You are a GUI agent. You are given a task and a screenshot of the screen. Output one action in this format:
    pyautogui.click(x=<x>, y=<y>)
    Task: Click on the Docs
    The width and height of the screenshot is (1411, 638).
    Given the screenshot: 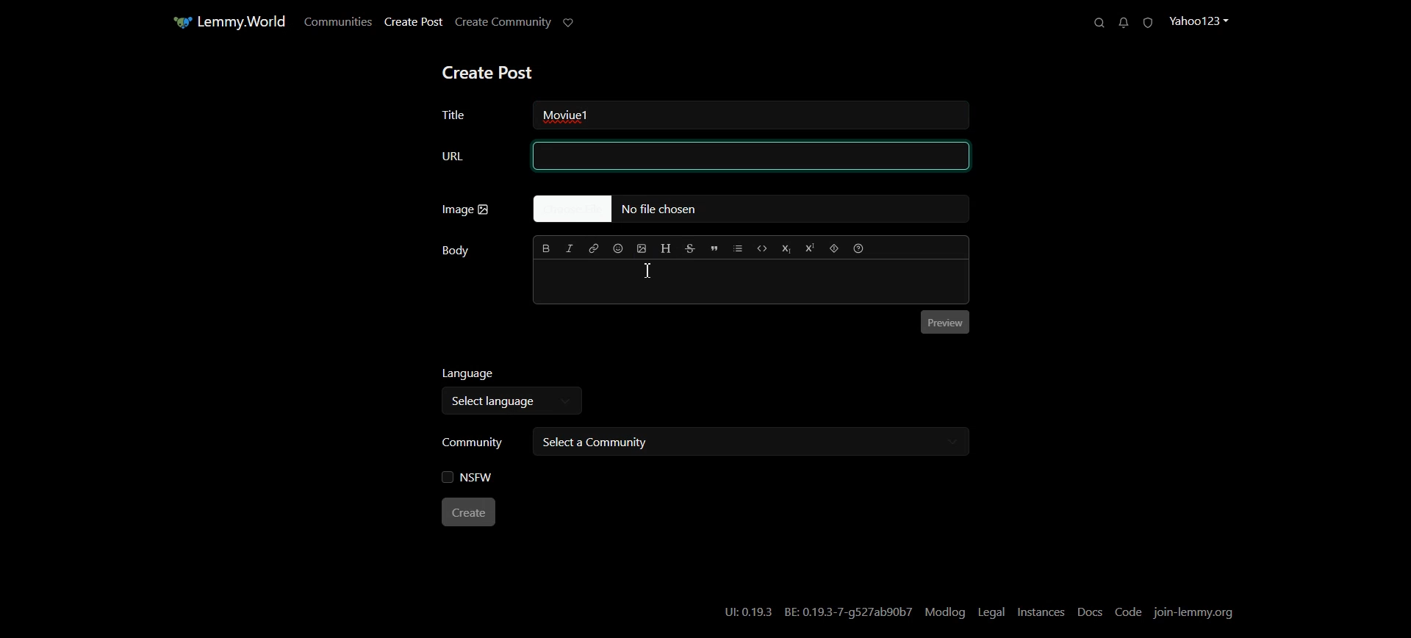 What is the action you would take?
    pyautogui.click(x=1090, y=612)
    